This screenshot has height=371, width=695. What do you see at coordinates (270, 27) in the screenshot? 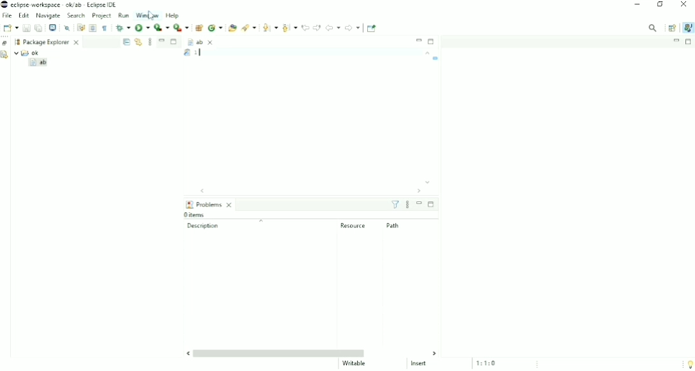
I see `Next Annotation` at bounding box center [270, 27].